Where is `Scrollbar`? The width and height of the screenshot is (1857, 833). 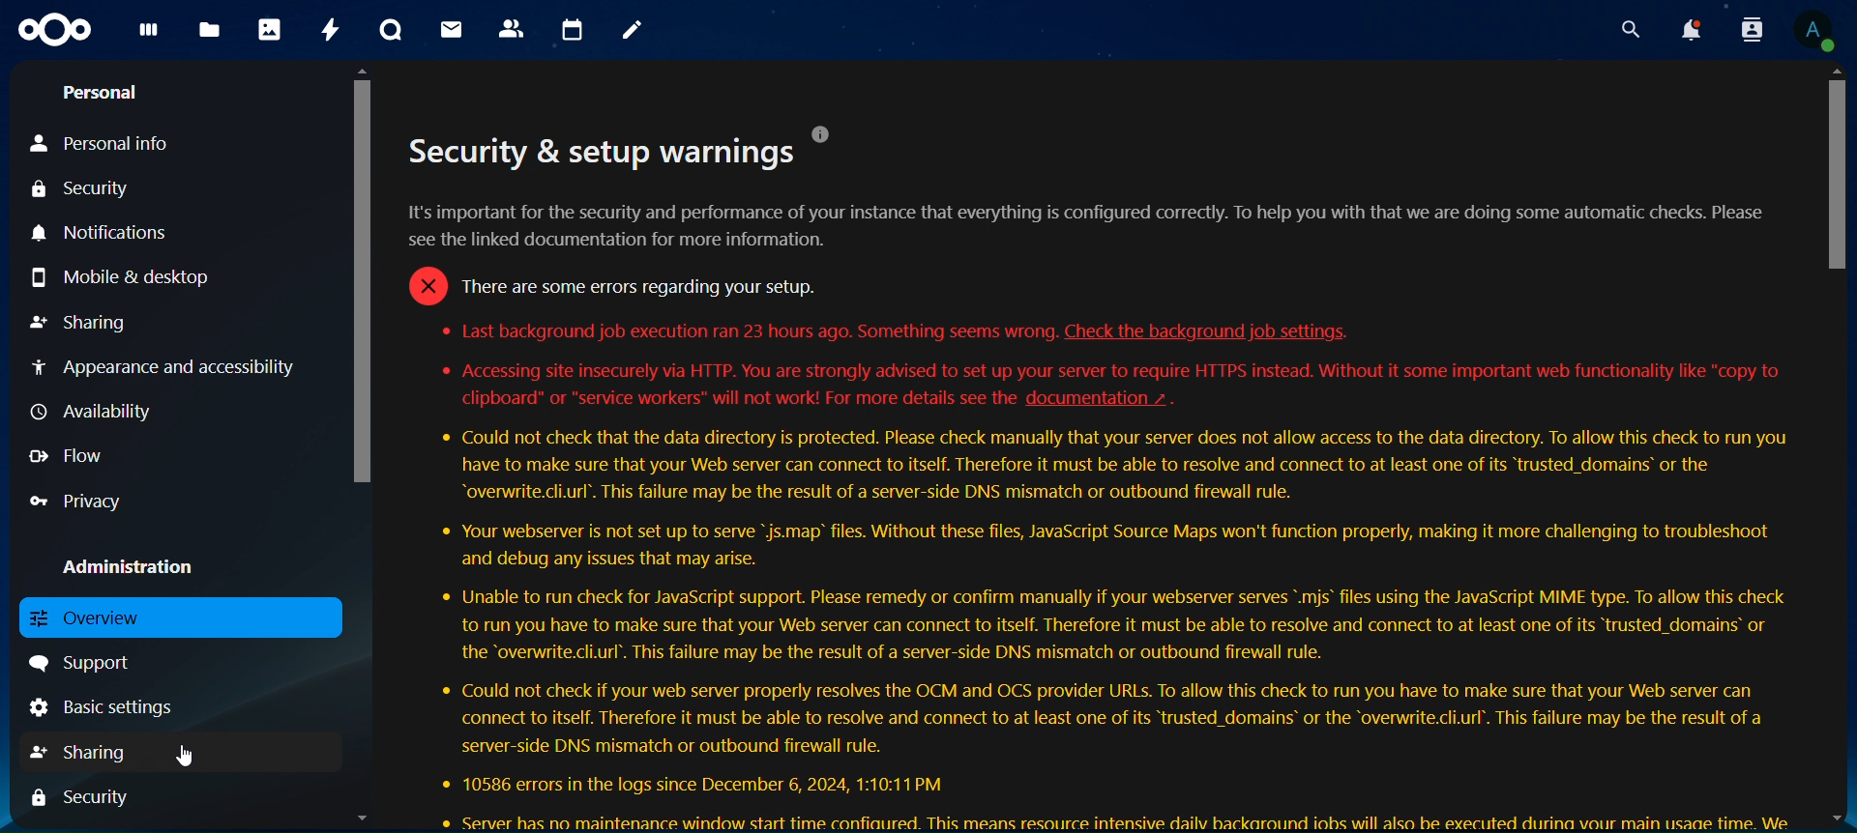
Scrollbar is located at coordinates (1838, 446).